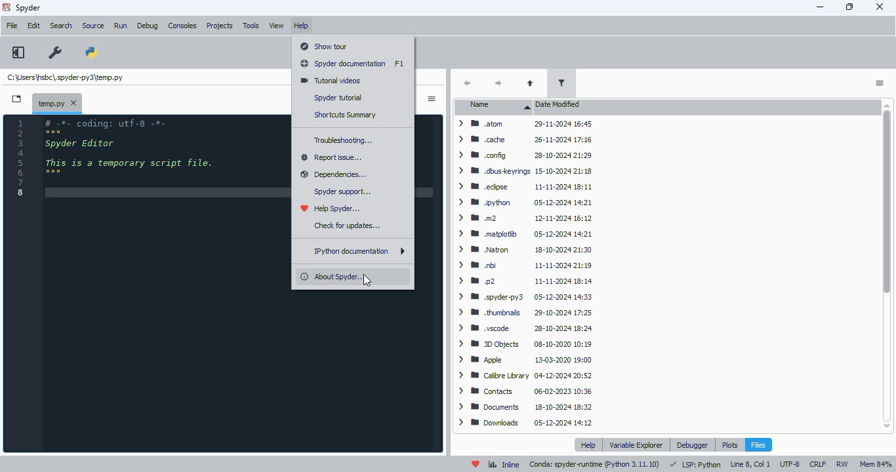 The width and height of the screenshot is (896, 472). What do you see at coordinates (333, 174) in the screenshot?
I see `dependencies` at bounding box center [333, 174].